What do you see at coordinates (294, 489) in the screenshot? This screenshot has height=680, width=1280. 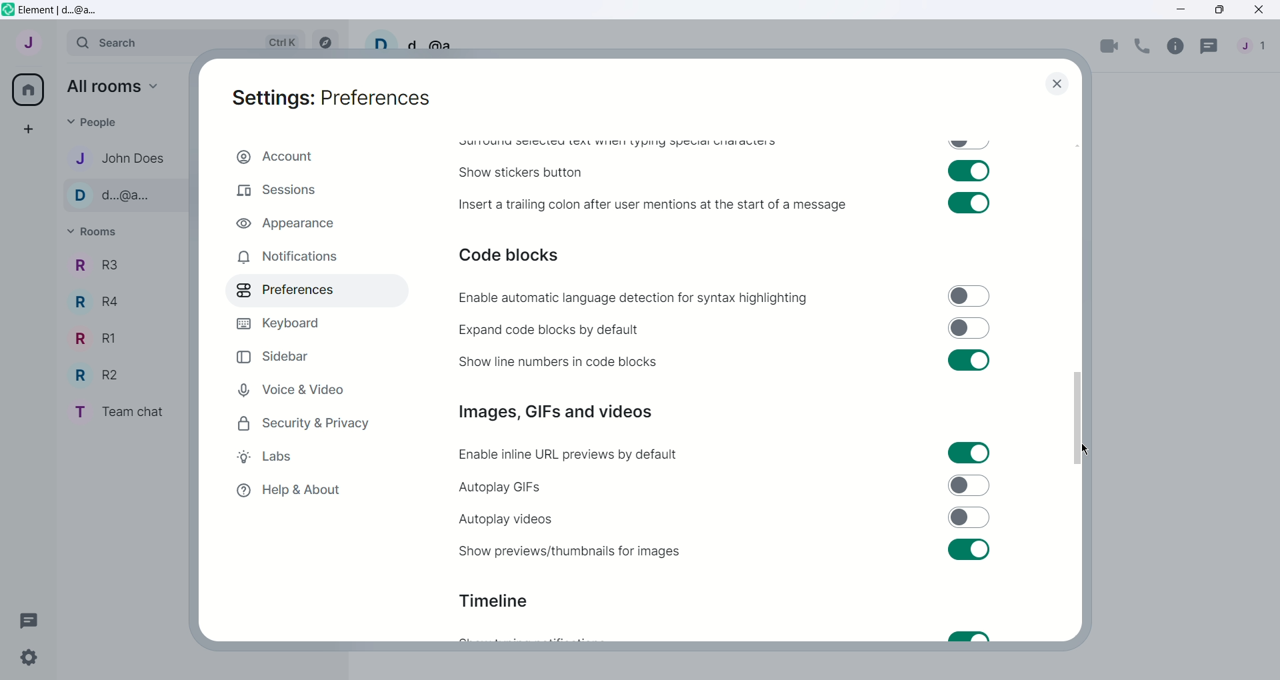 I see `Help and About` at bounding box center [294, 489].